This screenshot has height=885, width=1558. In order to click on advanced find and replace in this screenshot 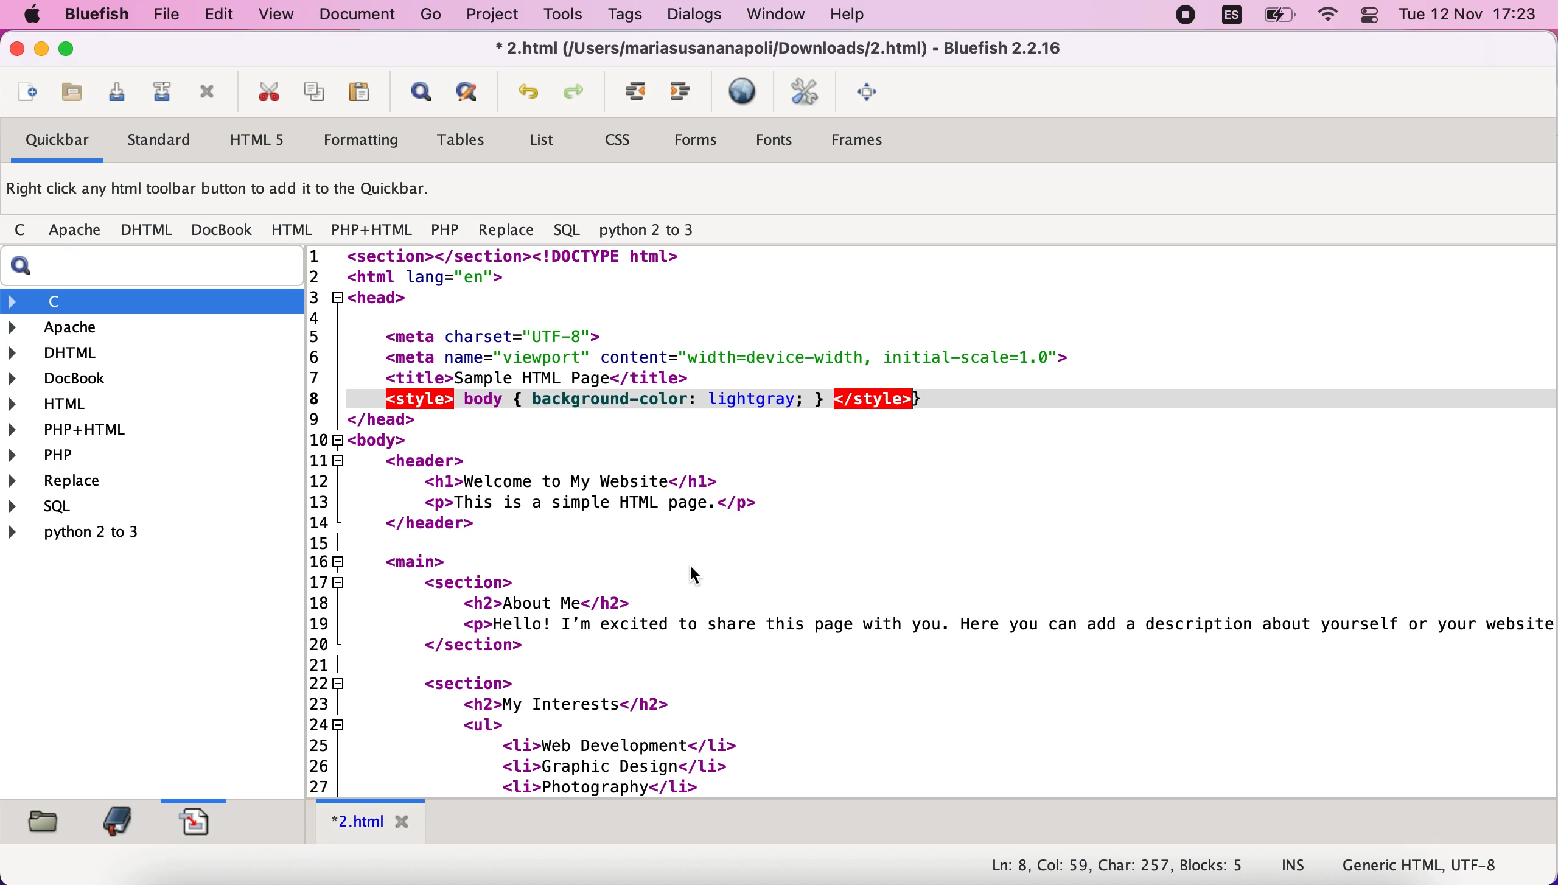, I will do `click(475, 91)`.